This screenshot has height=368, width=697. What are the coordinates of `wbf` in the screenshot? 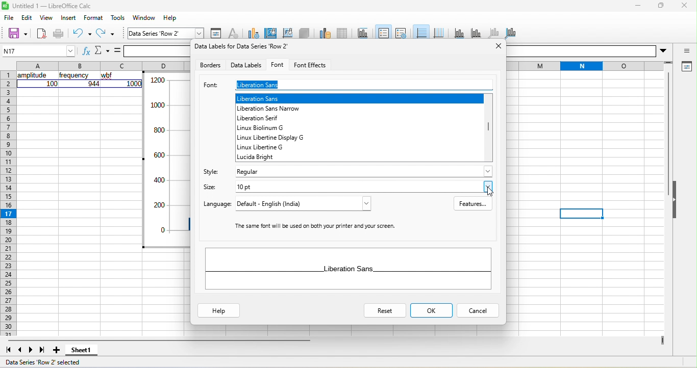 It's located at (109, 76).